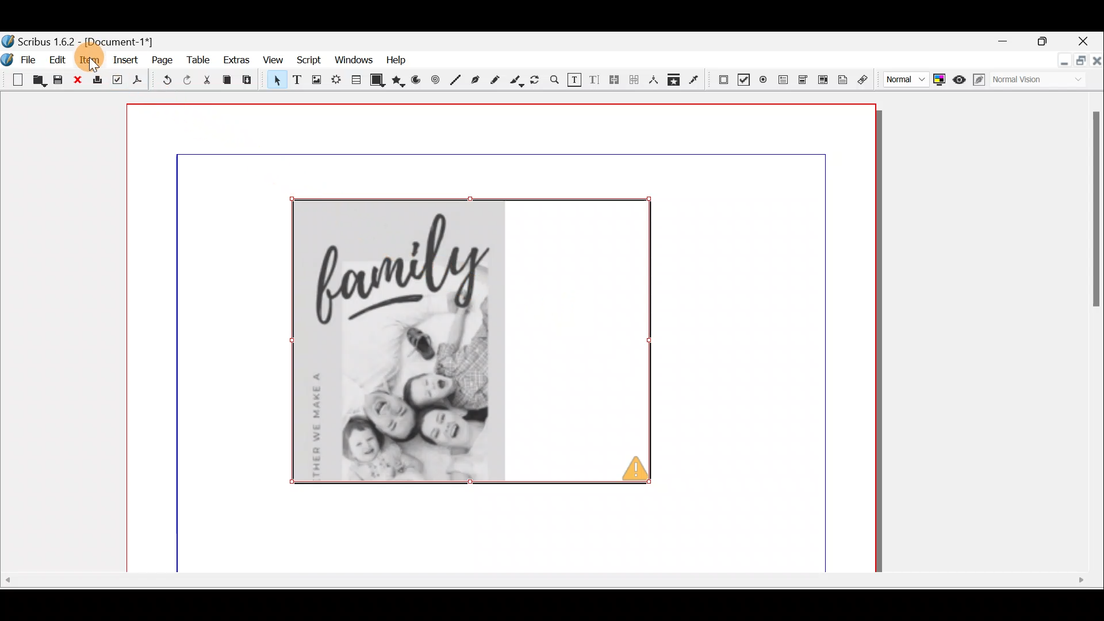 Image resolution: width=1104 pixels, height=621 pixels. What do you see at coordinates (1079, 63) in the screenshot?
I see `Maximise` at bounding box center [1079, 63].